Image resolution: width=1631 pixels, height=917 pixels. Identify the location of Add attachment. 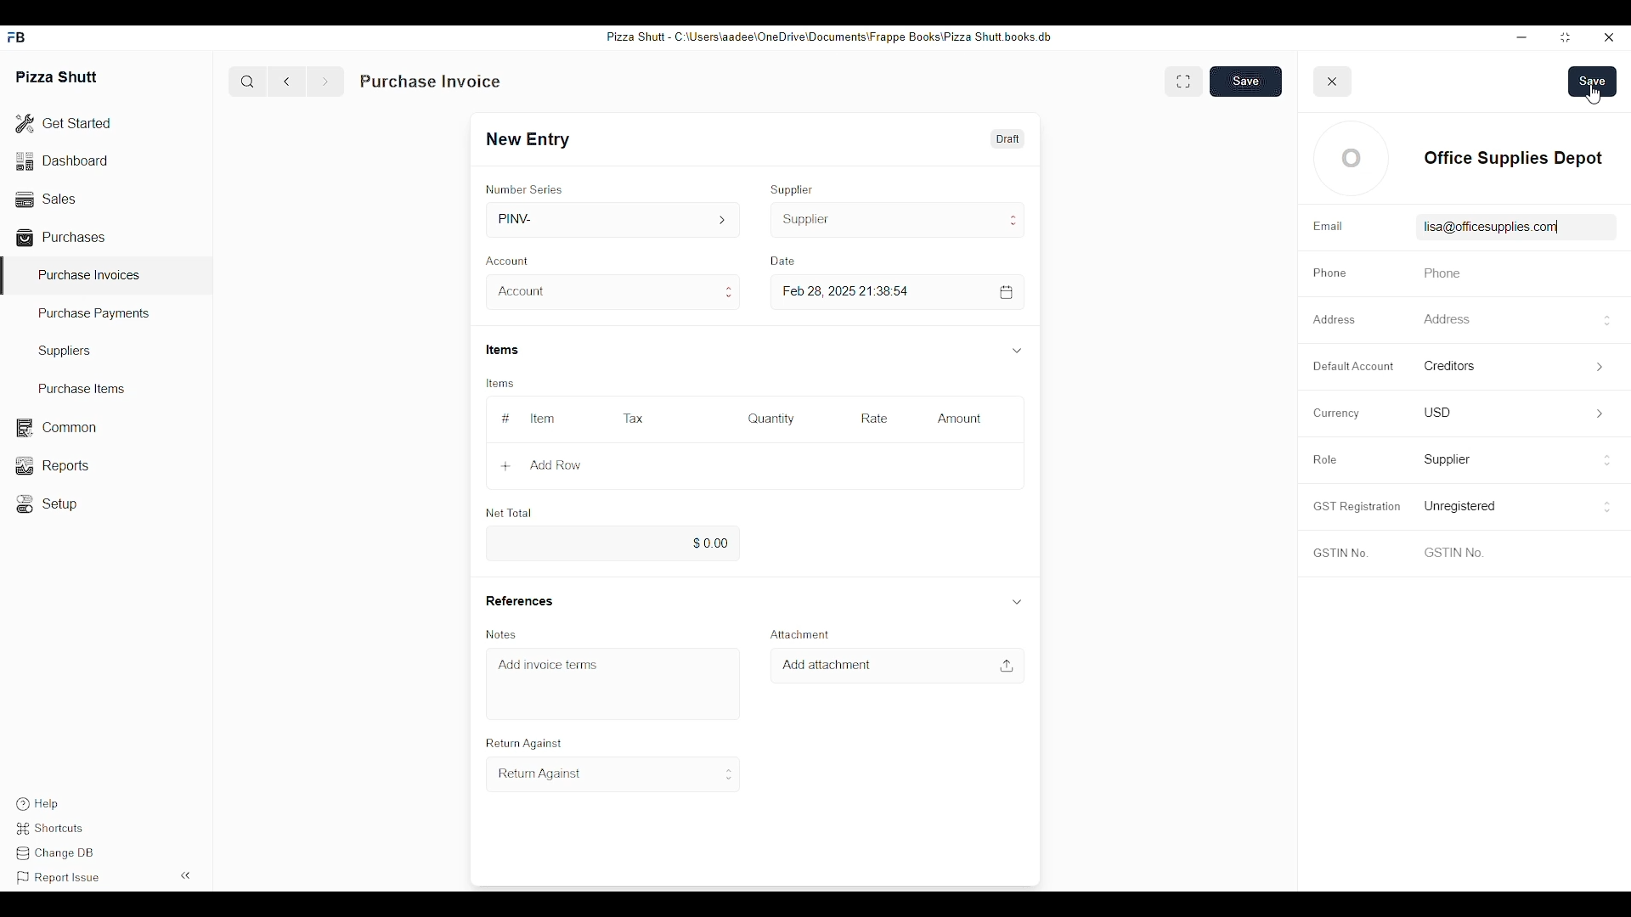
(827, 665).